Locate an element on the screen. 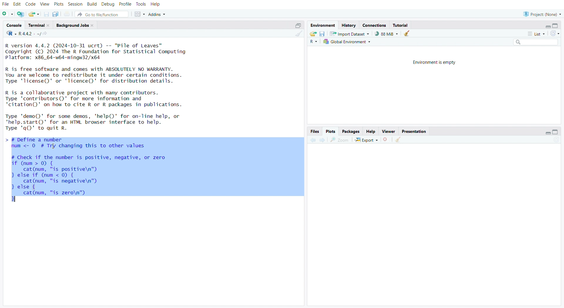 This screenshot has width=564, height=308. save current document is located at coordinates (46, 15).